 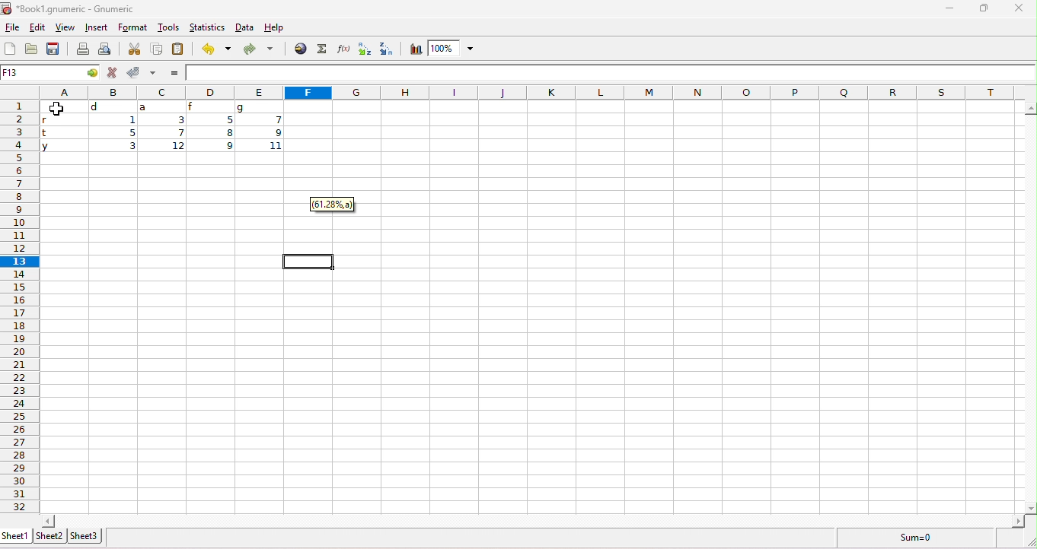 What do you see at coordinates (915, 539) in the screenshot?
I see `formula` at bounding box center [915, 539].